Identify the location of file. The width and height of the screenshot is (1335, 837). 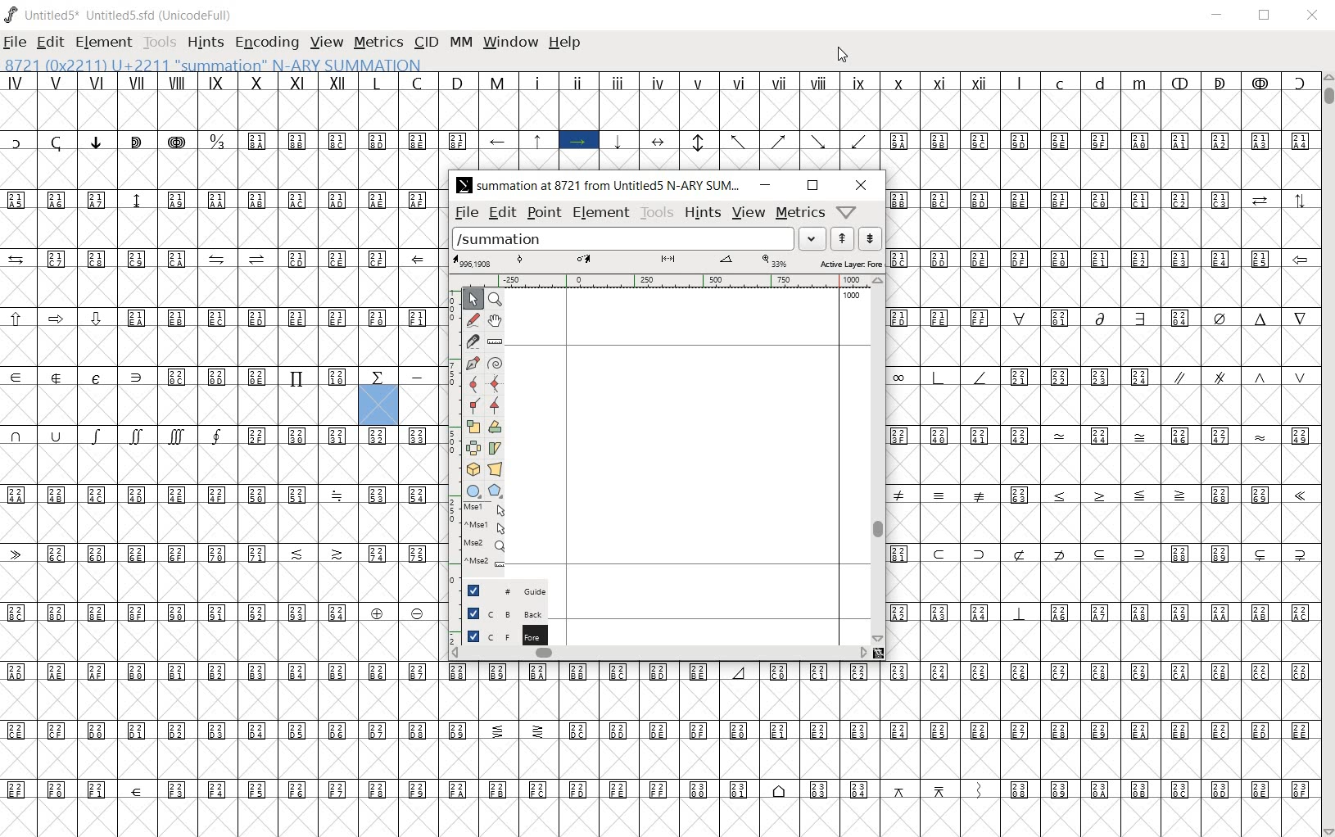
(466, 212).